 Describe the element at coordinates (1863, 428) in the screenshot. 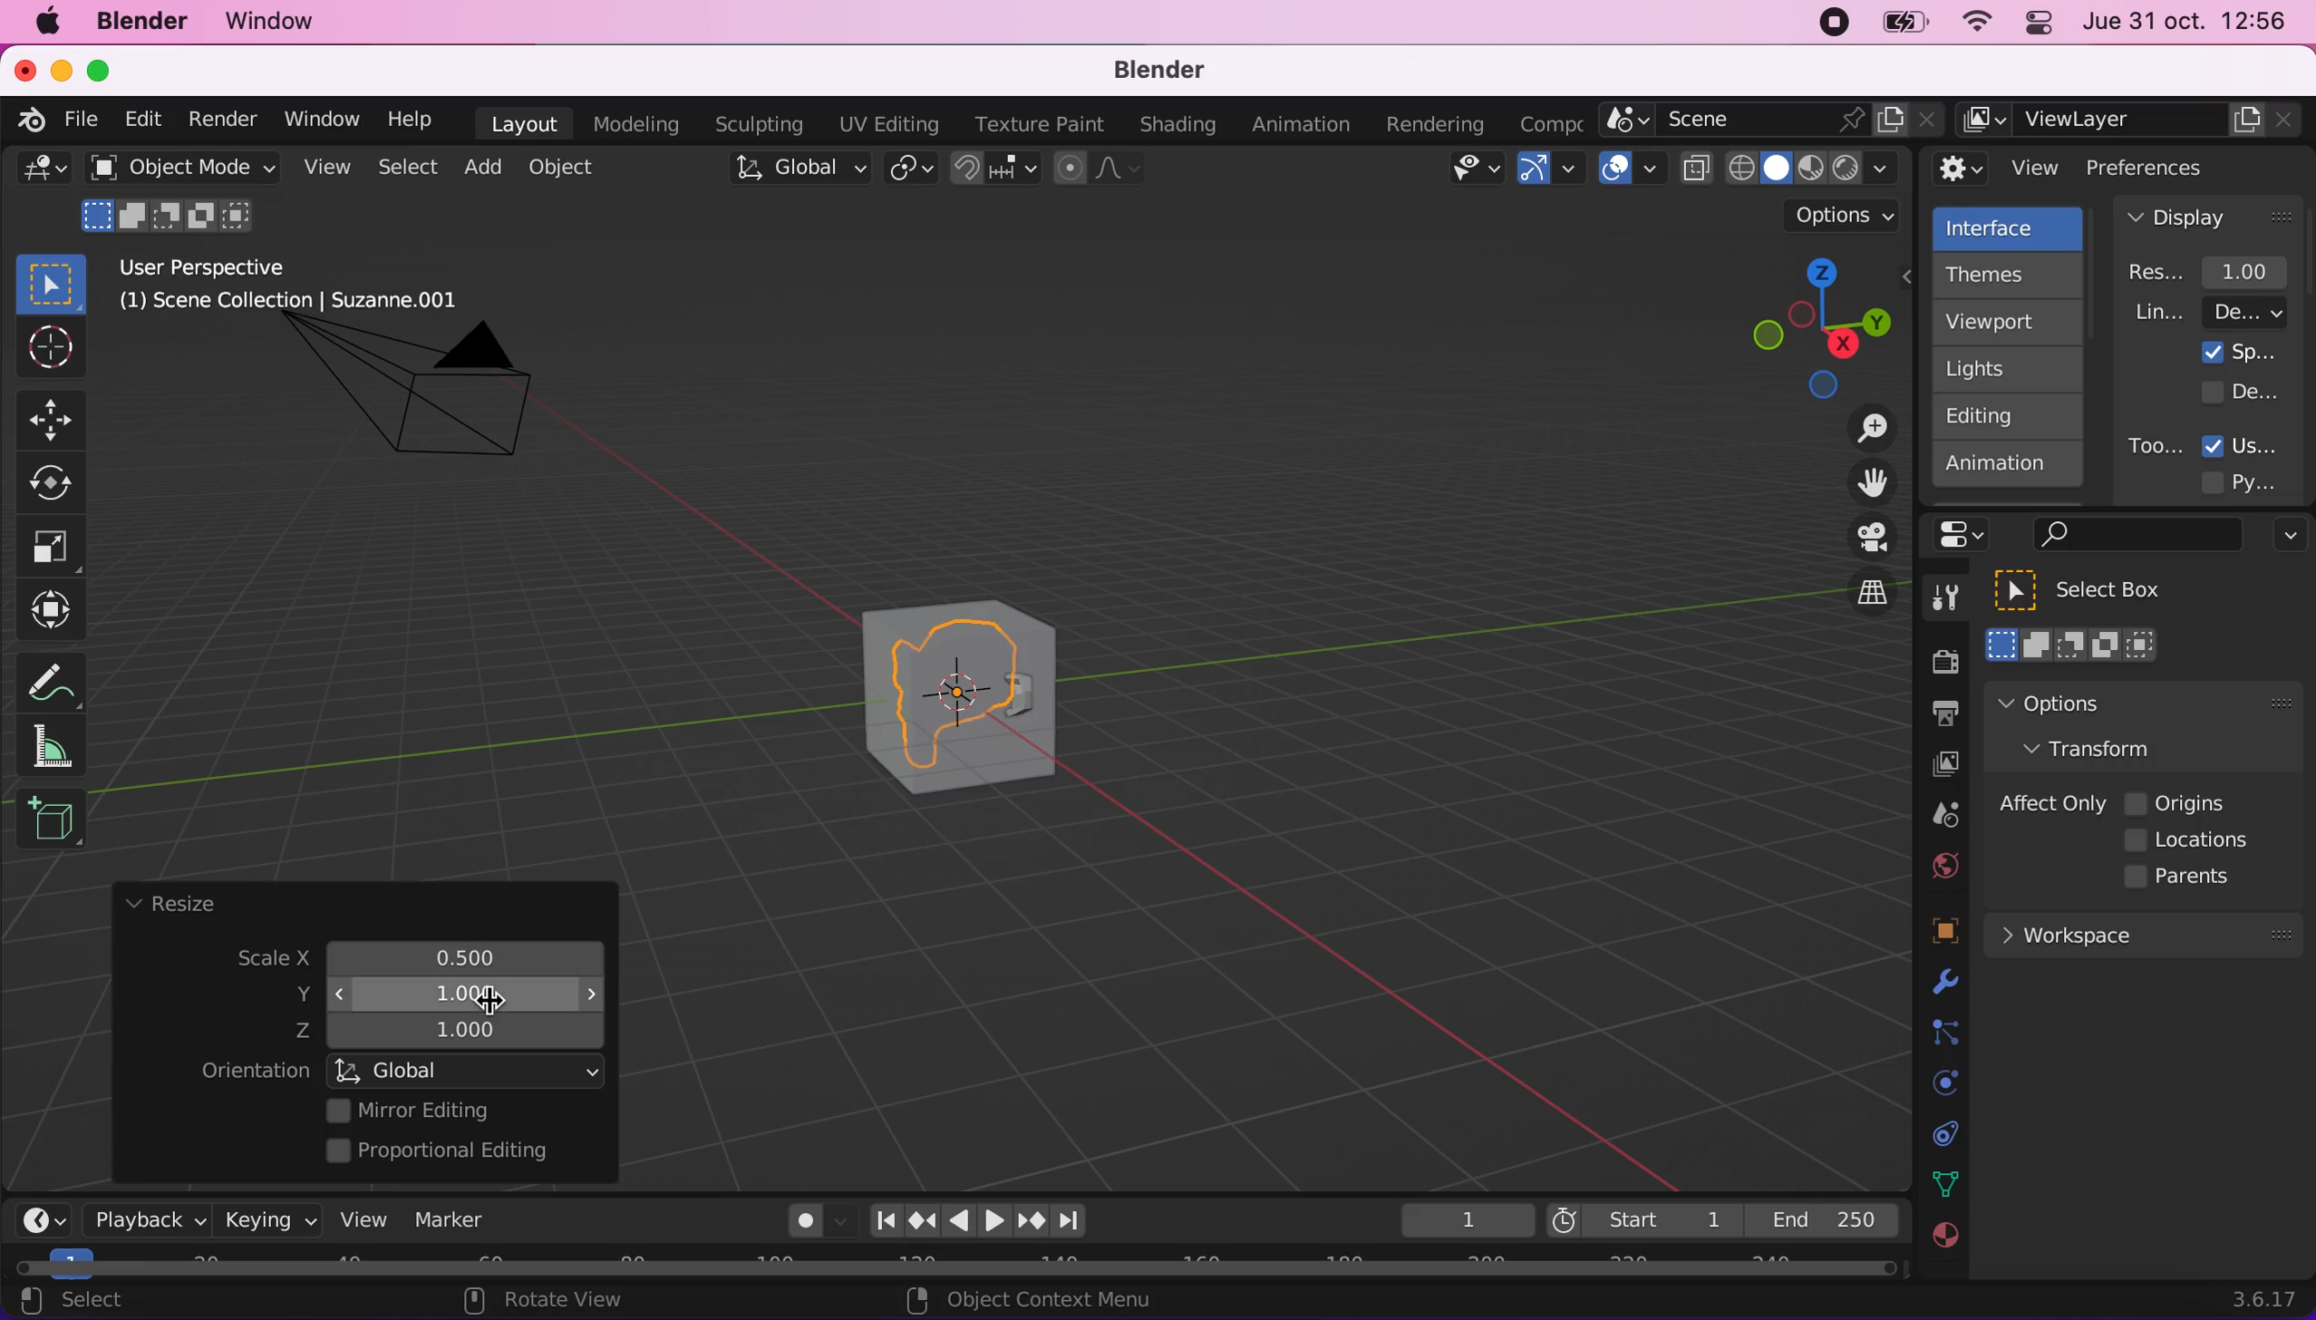

I see `zoom in/out the view` at that location.